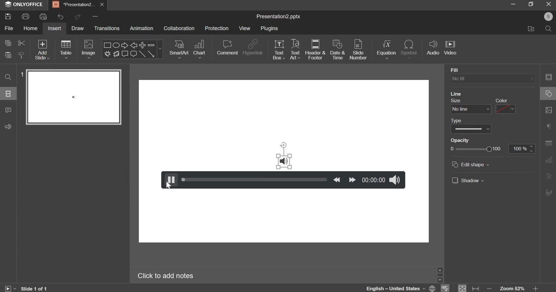 The image size is (556, 292). Describe the element at coordinates (59, 17) in the screenshot. I see `undo` at that location.